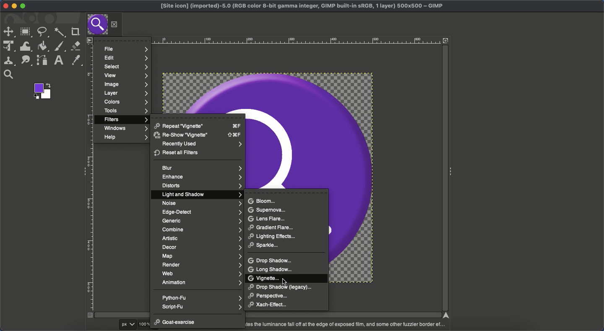 The image size is (604, 331). What do you see at coordinates (8, 32) in the screenshot?
I see `Move tool` at bounding box center [8, 32].